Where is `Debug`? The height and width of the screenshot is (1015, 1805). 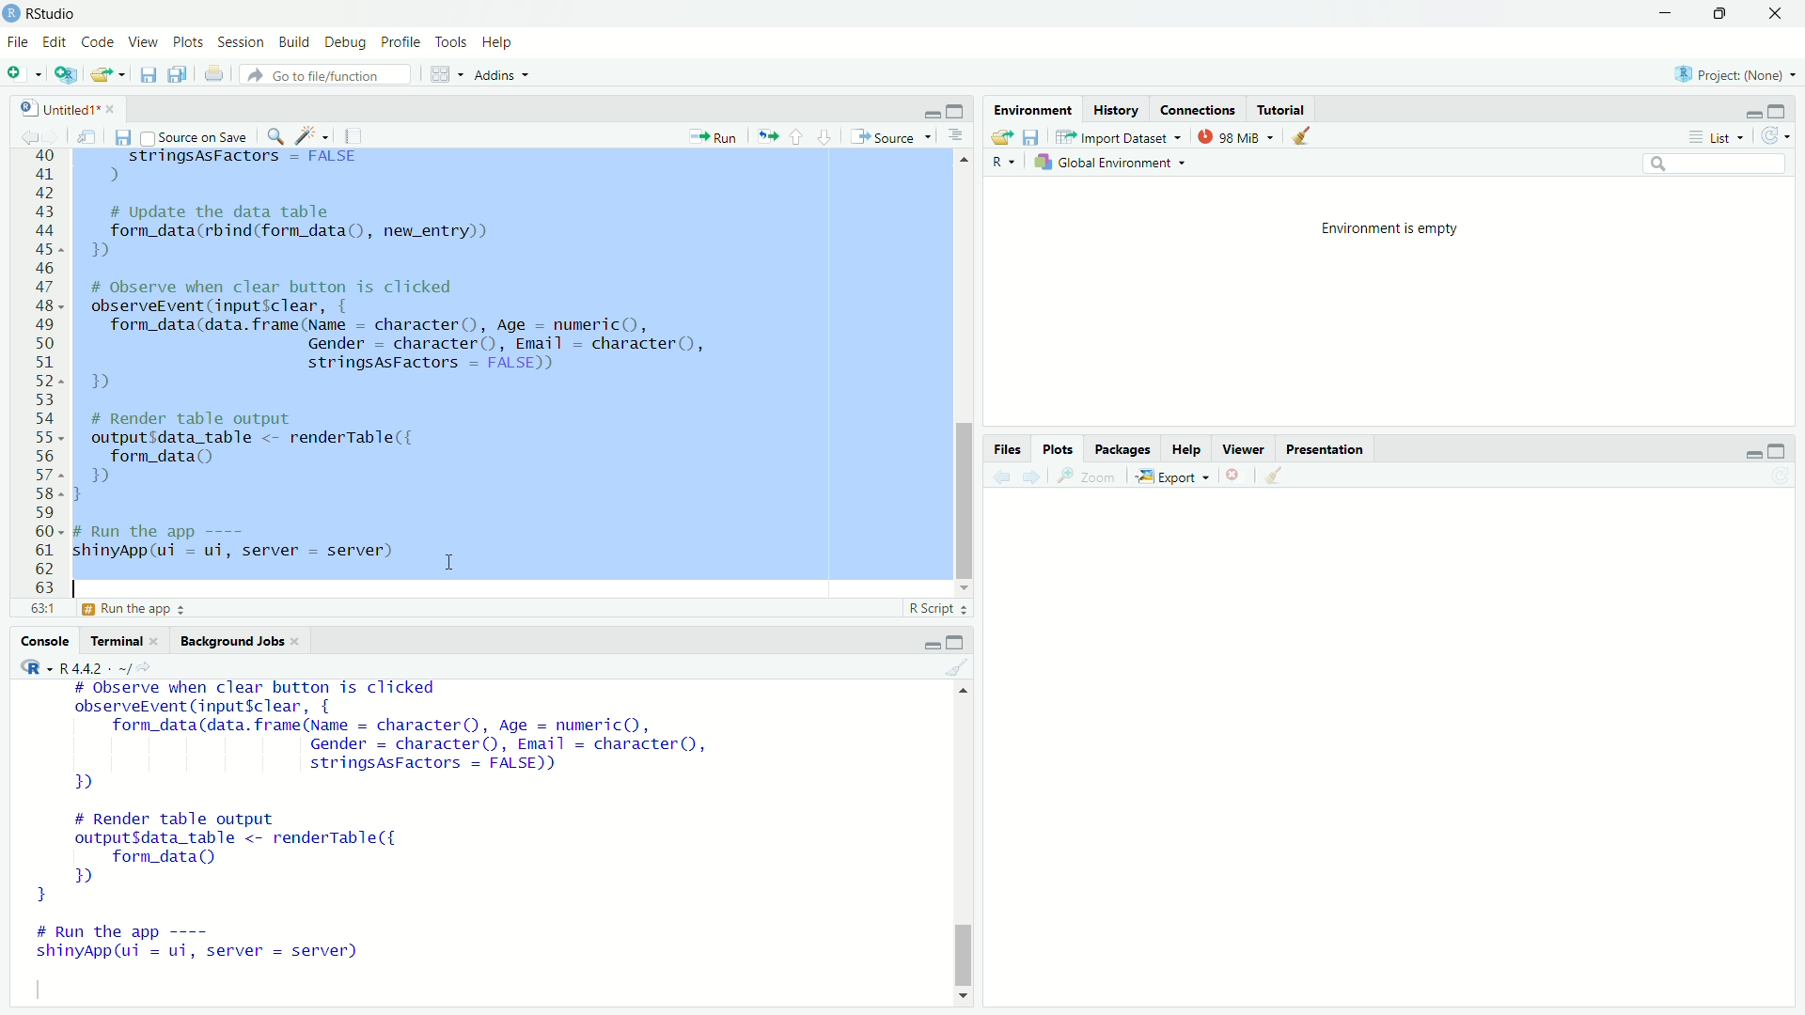 Debug is located at coordinates (346, 42).